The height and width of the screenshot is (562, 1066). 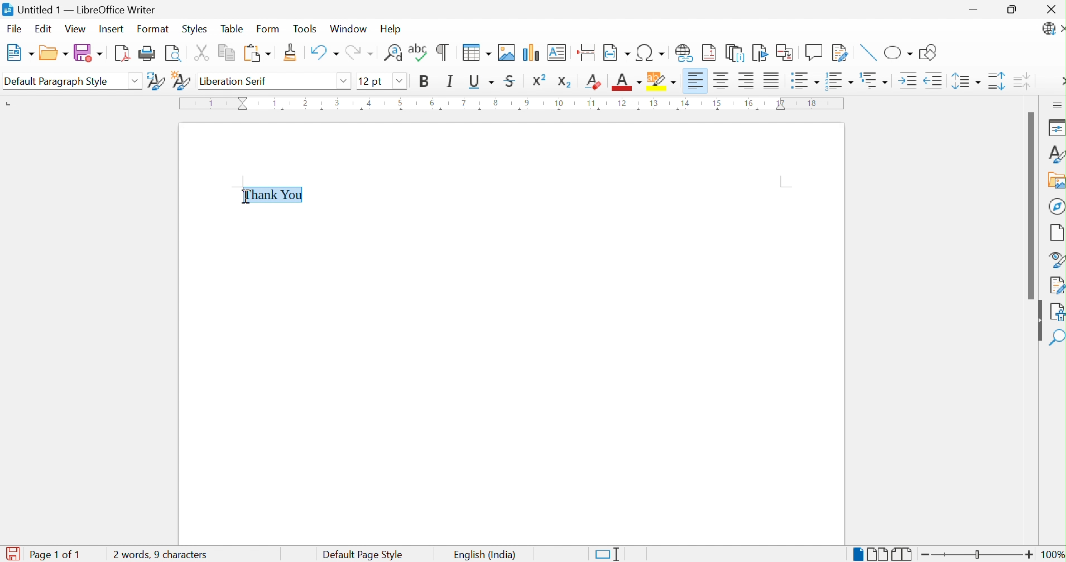 I want to click on Standard Selection. Click to change selection mode., so click(x=608, y=553).